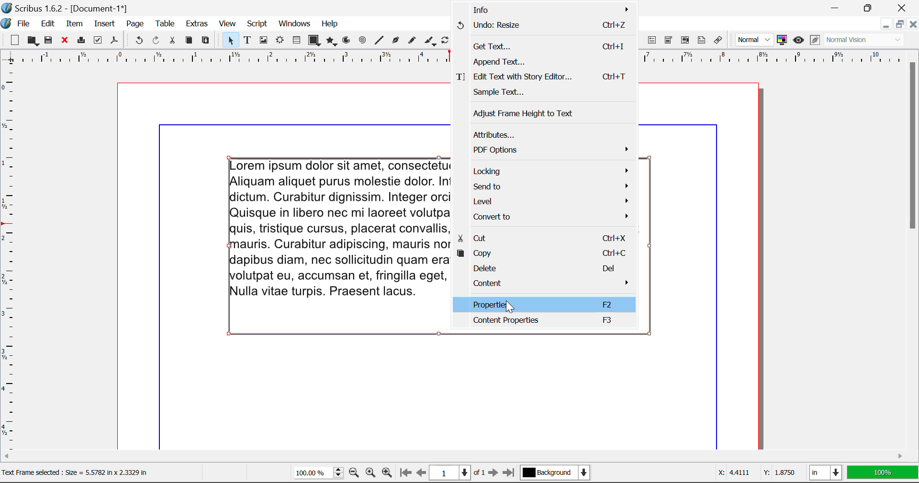 This screenshot has width=919, height=483. Describe the element at coordinates (280, 41) in the screenshot. I see `Render Frame` at that location.